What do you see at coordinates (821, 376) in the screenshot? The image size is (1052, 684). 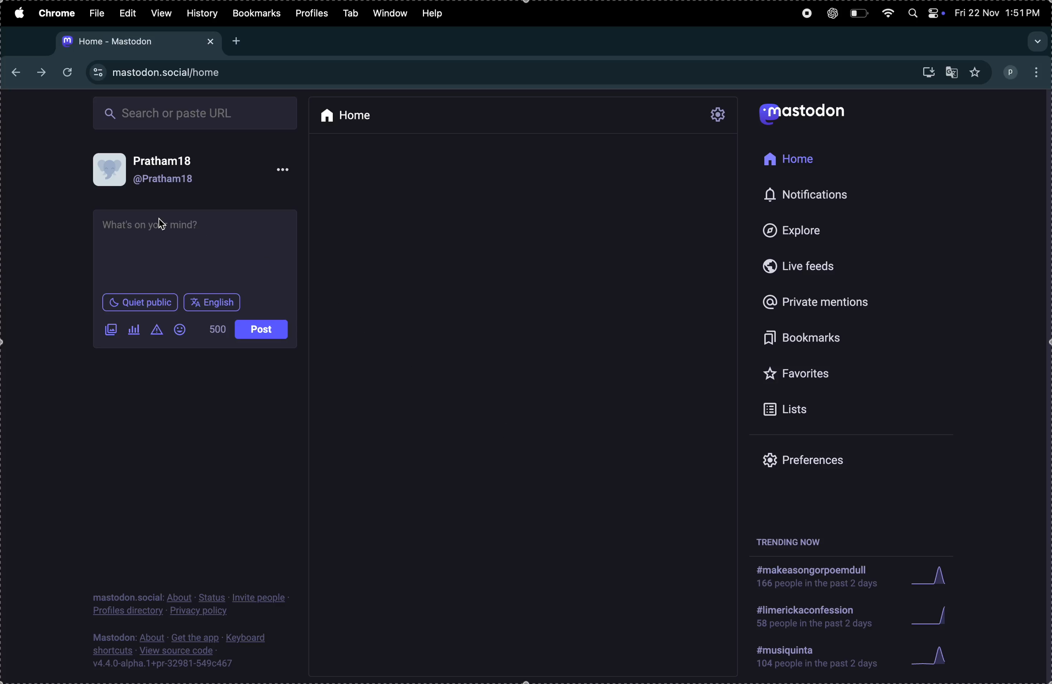 I see `favourites` at bounding box center [821, 376].